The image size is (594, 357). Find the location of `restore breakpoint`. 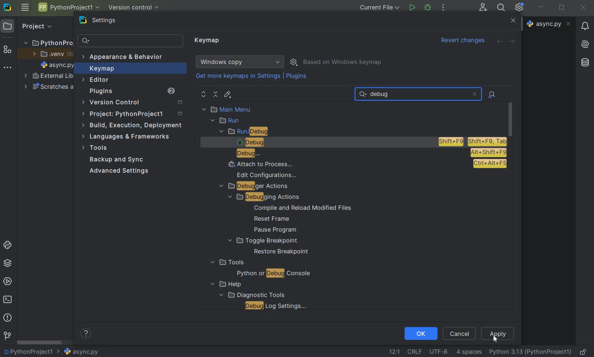

restore breakpoint is located at coordinates (282, 252).